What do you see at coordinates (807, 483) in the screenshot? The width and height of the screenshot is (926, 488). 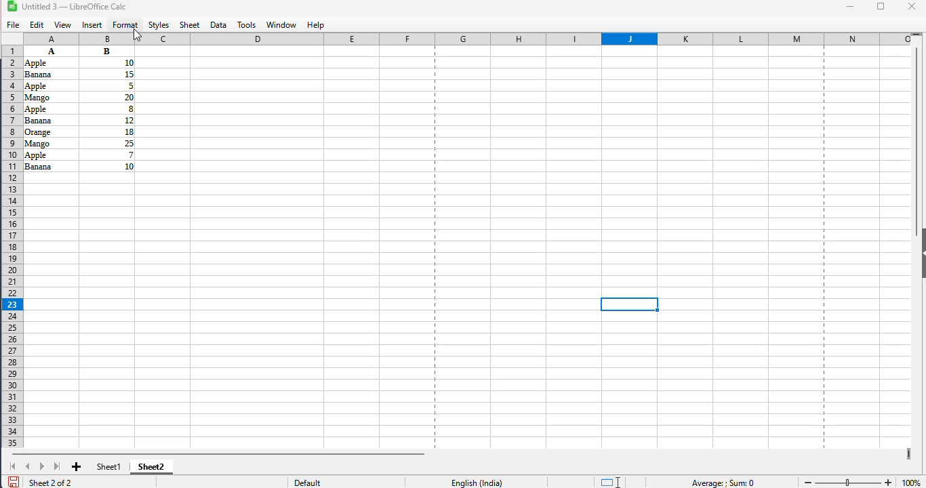 I see `zoom out` at bounding box center [807, 483].